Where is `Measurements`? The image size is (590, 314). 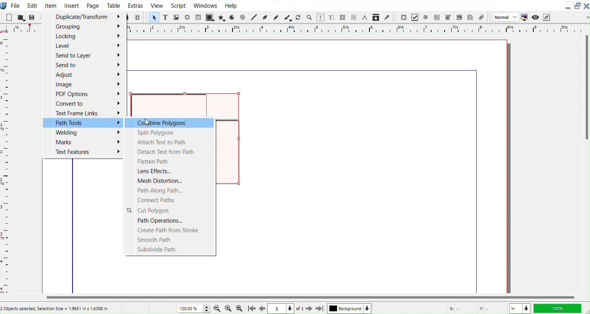
Measurements is located at coordinates (365, 18).